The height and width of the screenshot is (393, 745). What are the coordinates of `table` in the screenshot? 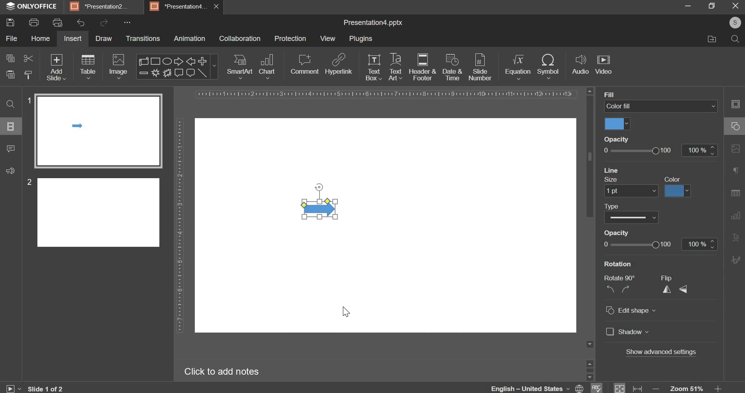 It's located at (88, 67).